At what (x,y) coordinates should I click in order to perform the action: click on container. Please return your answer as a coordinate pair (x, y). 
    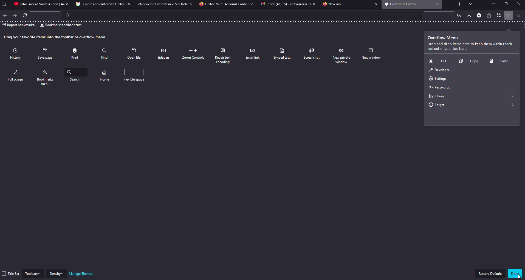
    Looking at the image, I should click on (499, 16).